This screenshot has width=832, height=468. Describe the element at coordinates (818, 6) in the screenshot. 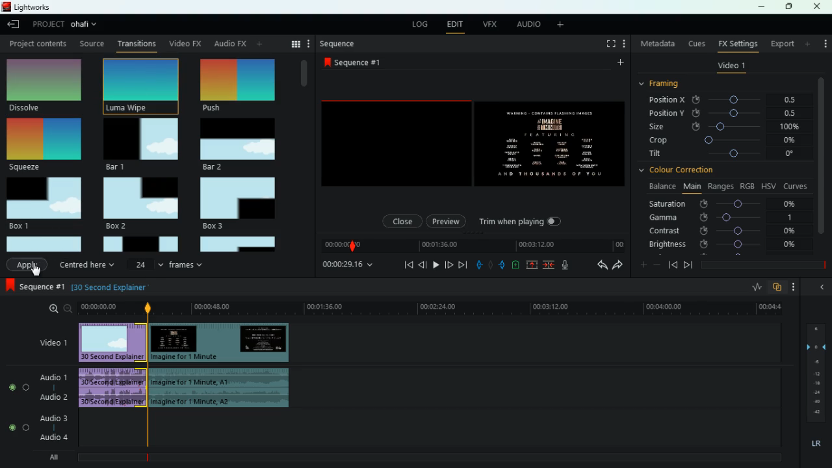

I see `close` at that location.